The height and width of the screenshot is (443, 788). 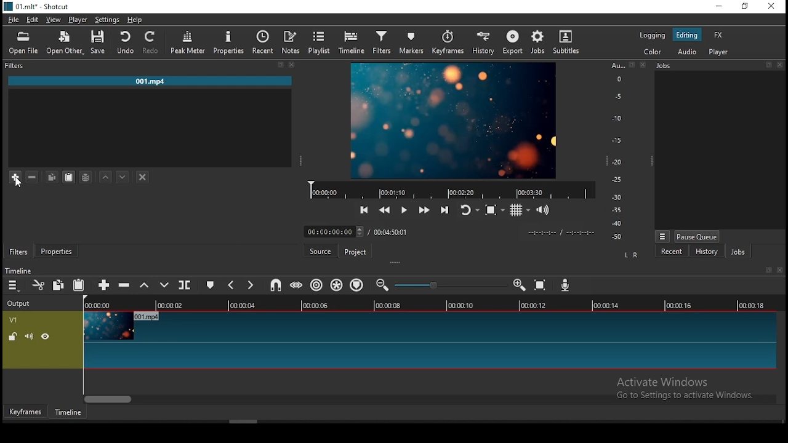 What do you see at coordinates (15, 177) in the screenshot?
I see `add filter` at bounding box center [15, 177].